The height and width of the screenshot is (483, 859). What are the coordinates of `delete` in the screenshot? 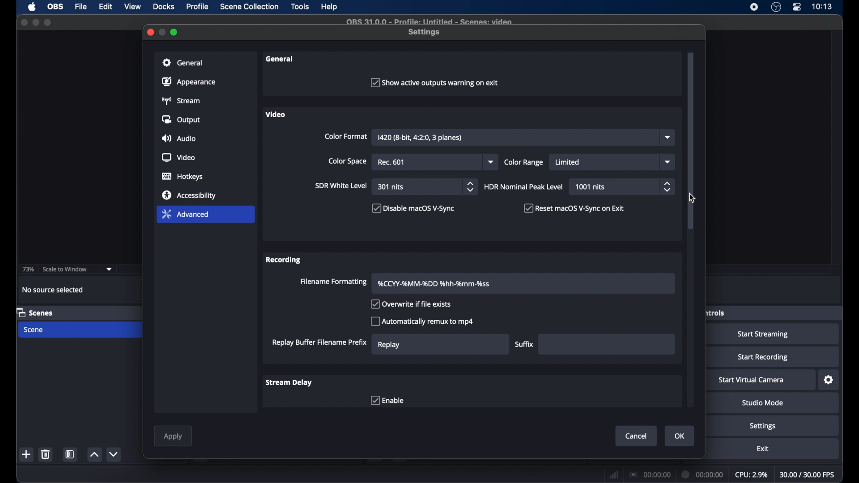 It's located at (45, 454).